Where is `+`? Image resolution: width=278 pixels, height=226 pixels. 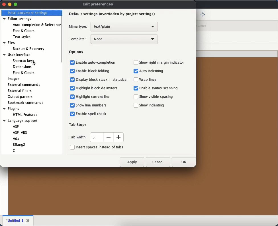 + is located at coordinates (119, 137).